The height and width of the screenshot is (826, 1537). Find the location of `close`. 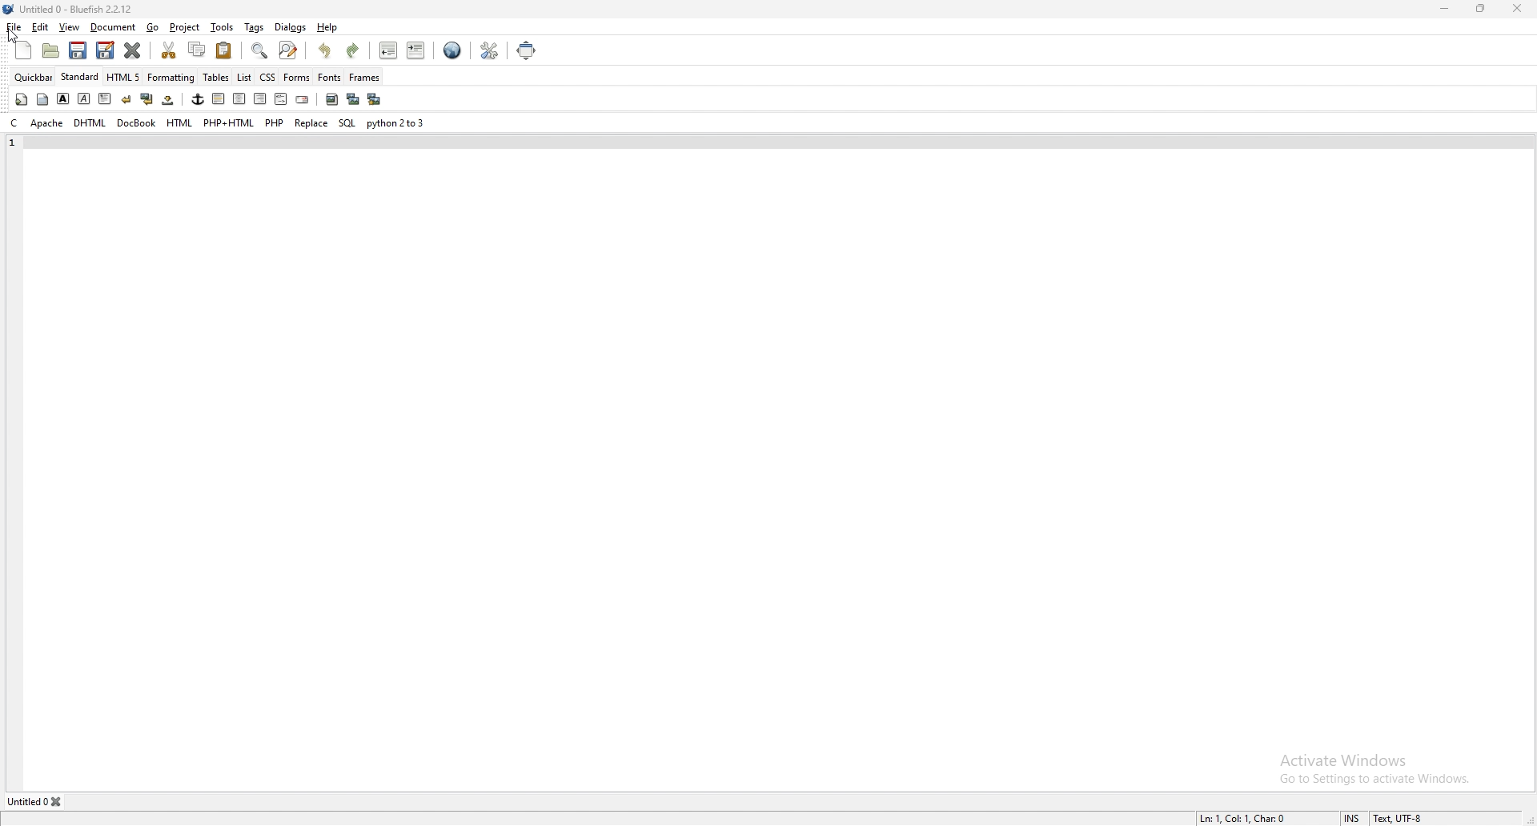

close is located at coordinates (1517, 9).